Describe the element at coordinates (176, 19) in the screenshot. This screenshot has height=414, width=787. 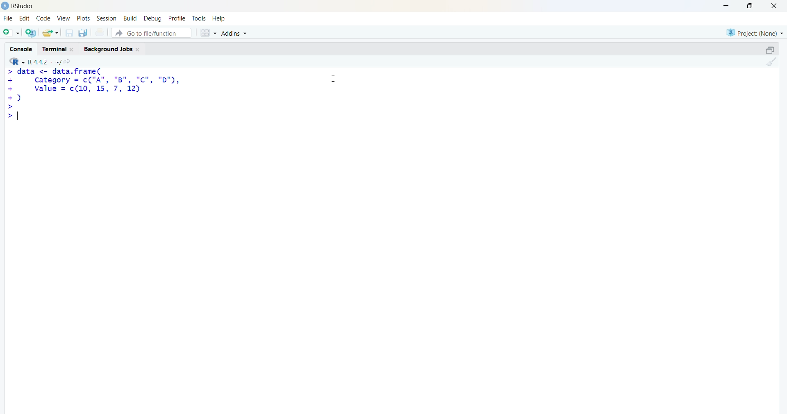
I see `profile` at that location.